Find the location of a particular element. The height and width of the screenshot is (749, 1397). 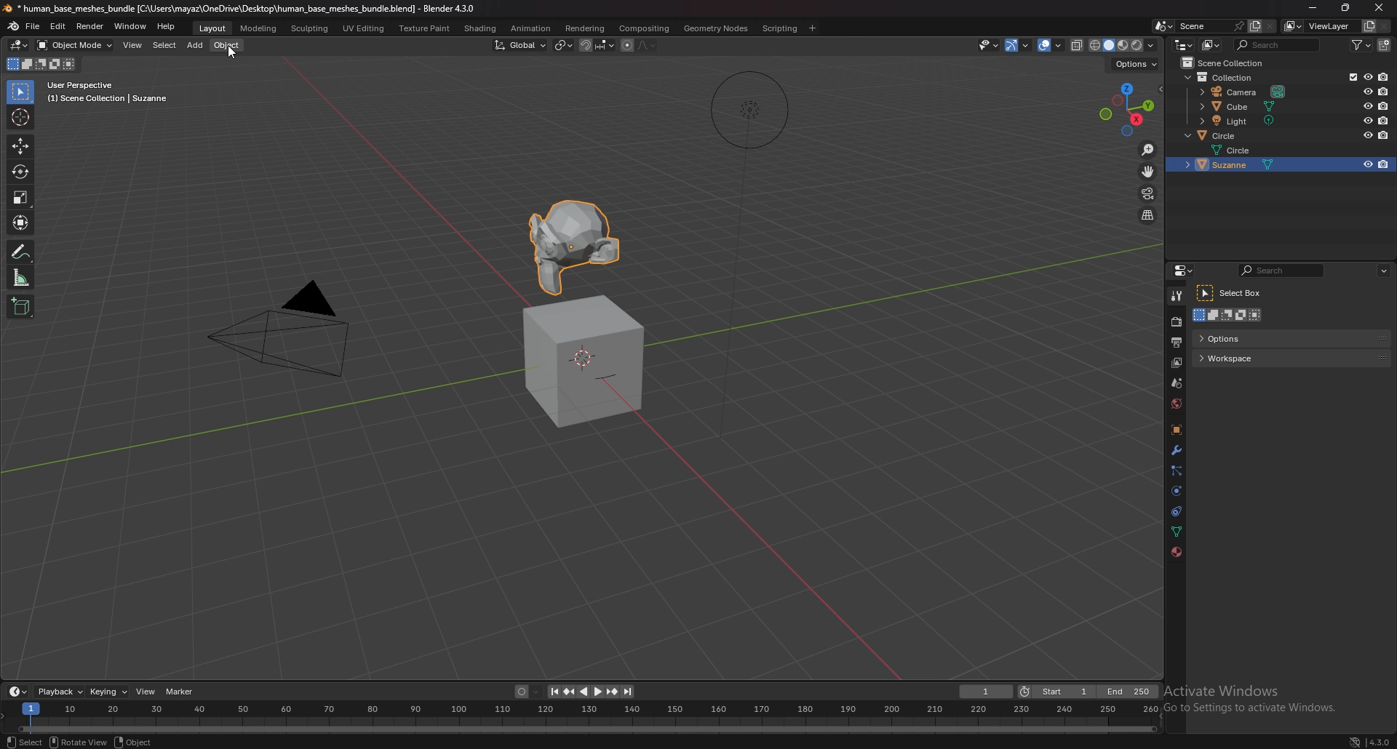

hide in viewport is located at coordinates (1365, 105).